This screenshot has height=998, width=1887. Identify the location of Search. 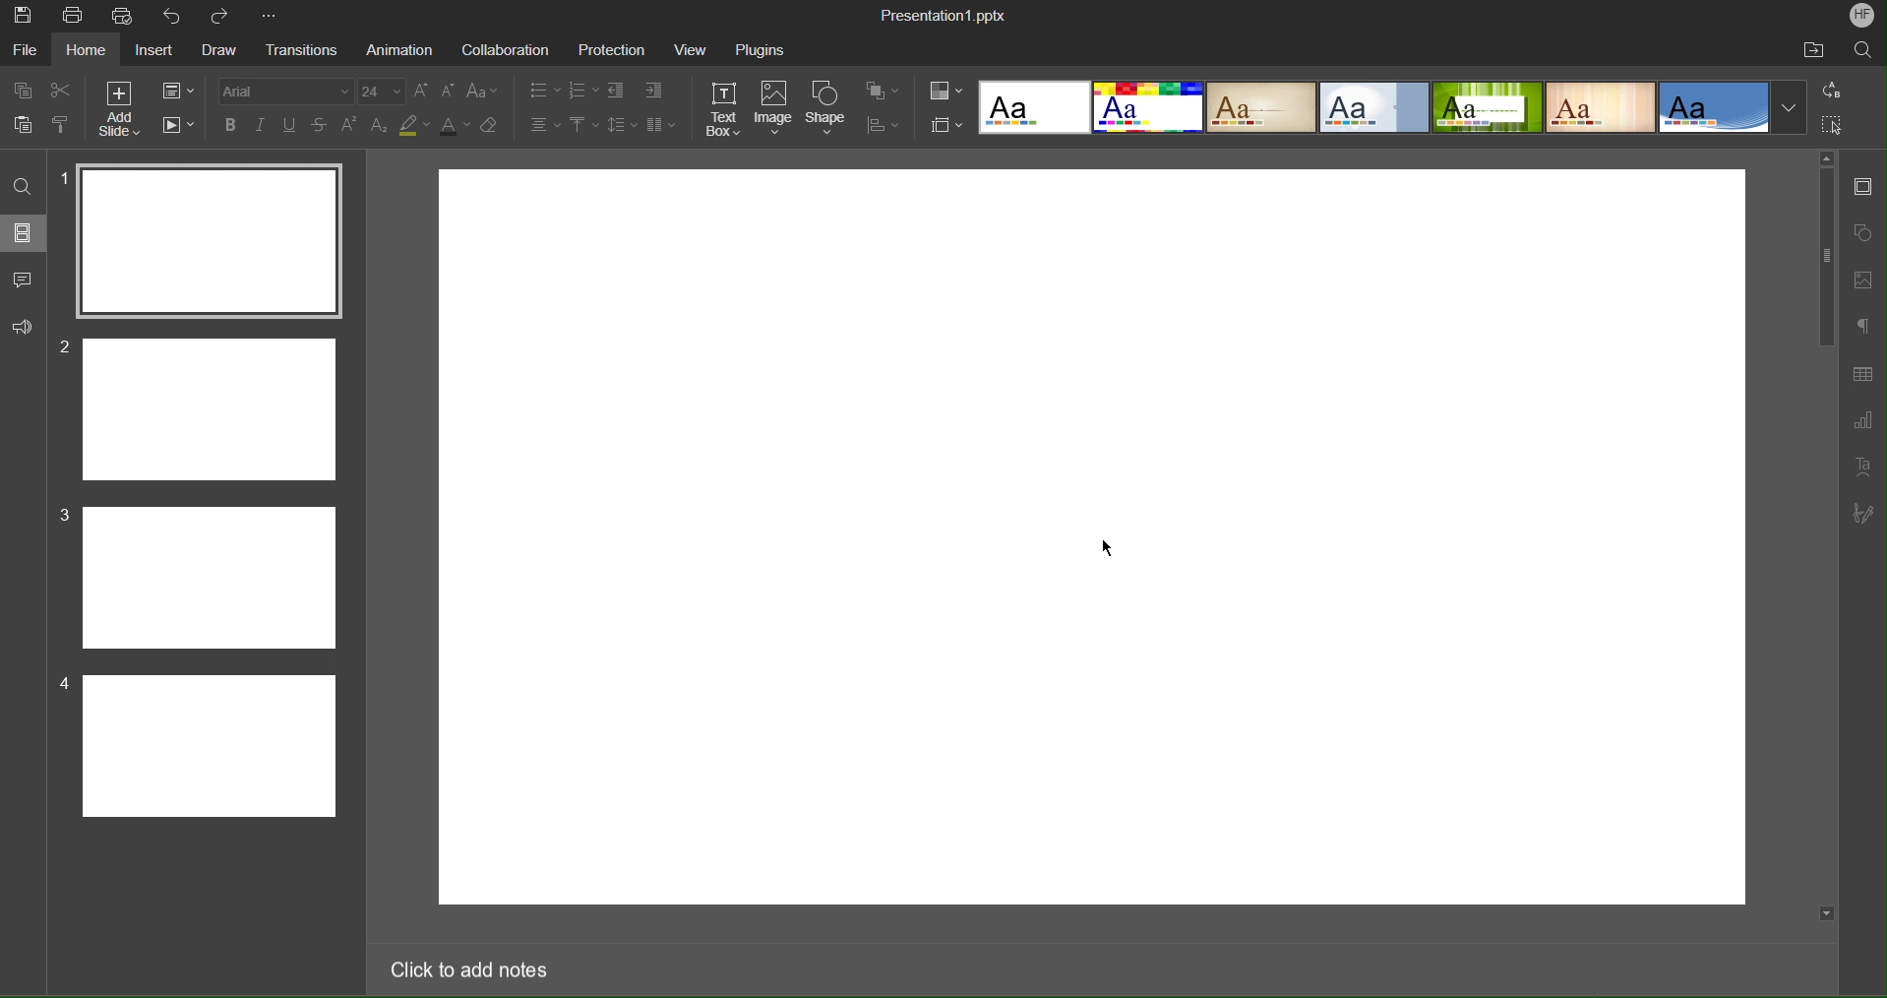
(22, 183).